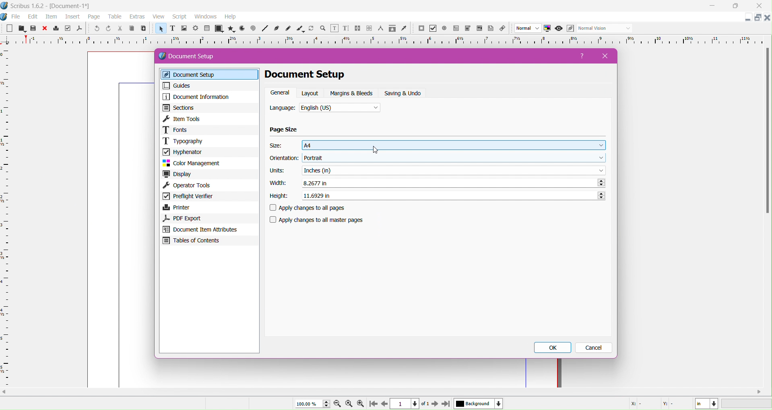  What do you see at coordinates (8, 29) in the screenshot?
I see `new` at bounding box center [8, 29].